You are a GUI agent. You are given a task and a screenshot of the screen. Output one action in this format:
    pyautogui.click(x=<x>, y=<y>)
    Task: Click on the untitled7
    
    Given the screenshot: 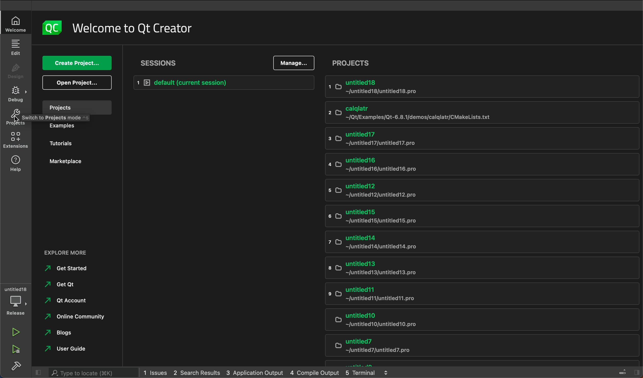 What is the action you would take?
    pyautogui.click(x=478, y=346)
    